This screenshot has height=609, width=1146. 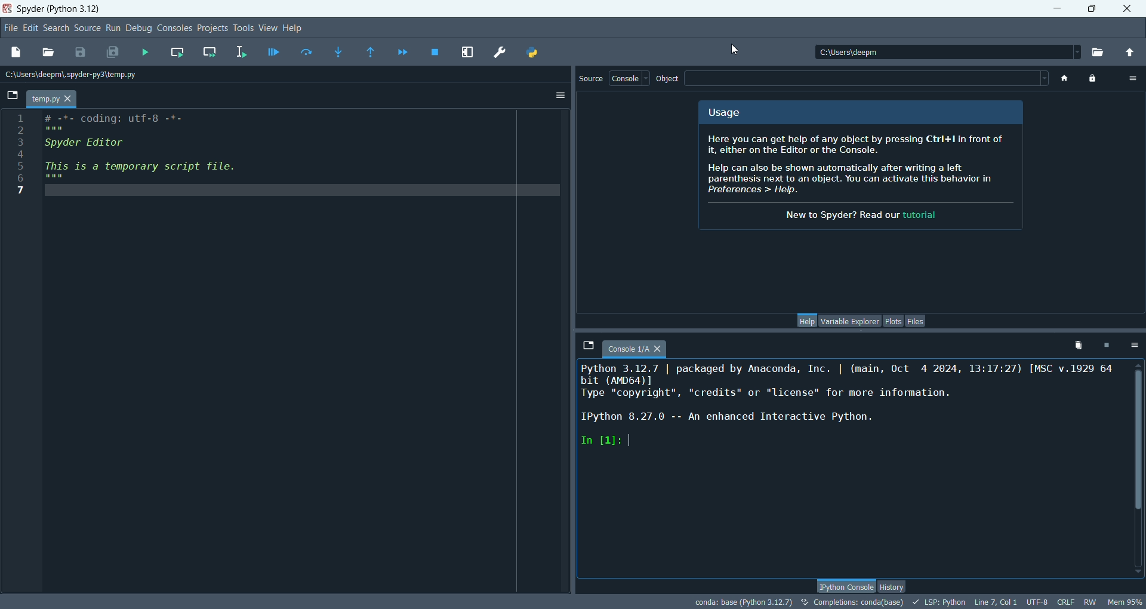 I want to click on © oe Eh [HED oe
: Spyder Editor

: This is a temporary script file.

7, so click(x=131, y=161).